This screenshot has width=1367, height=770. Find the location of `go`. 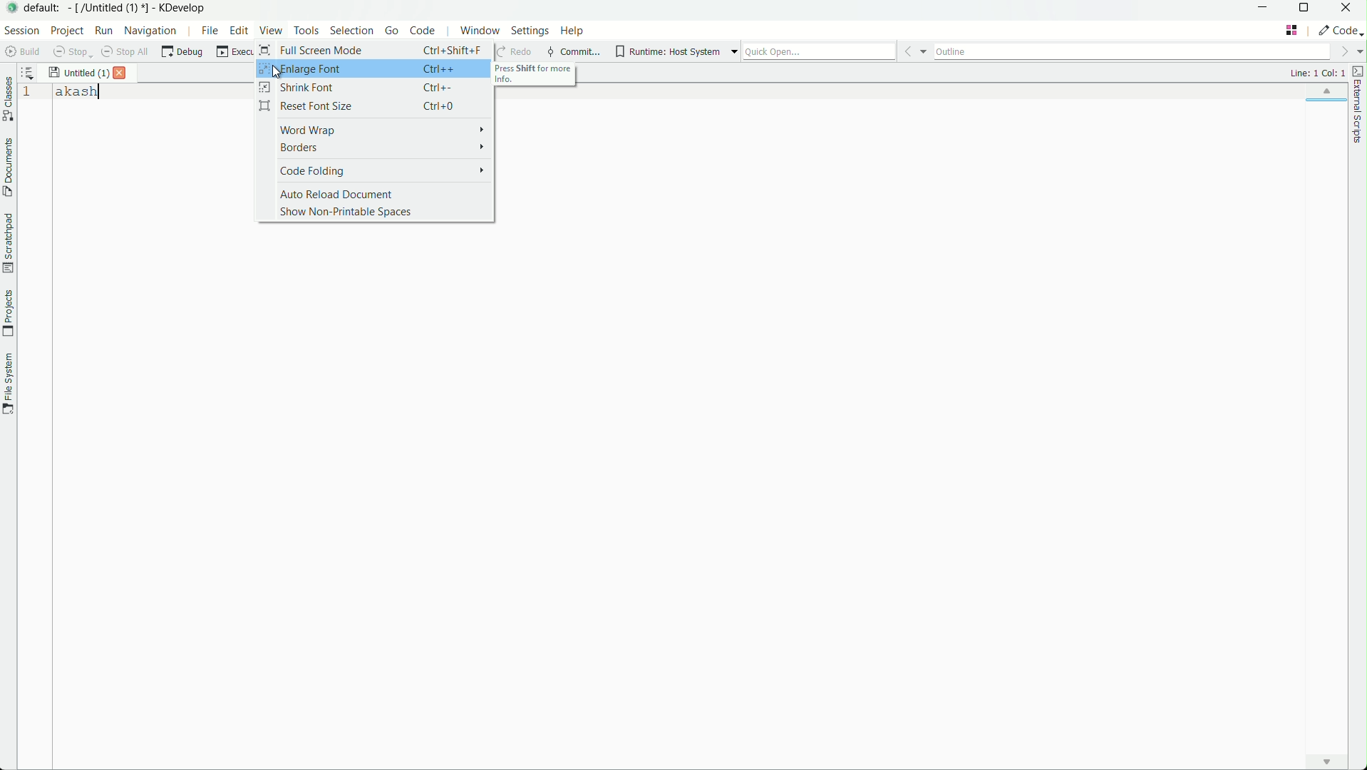

go is located at coordinates (392, 31).